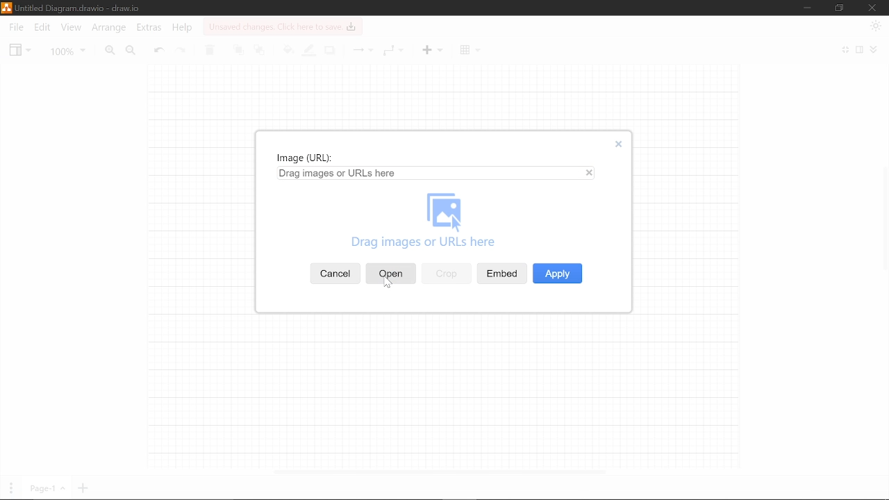 This screenshot has width=889, height=500. I want to click on Crop, so click(447, 274).